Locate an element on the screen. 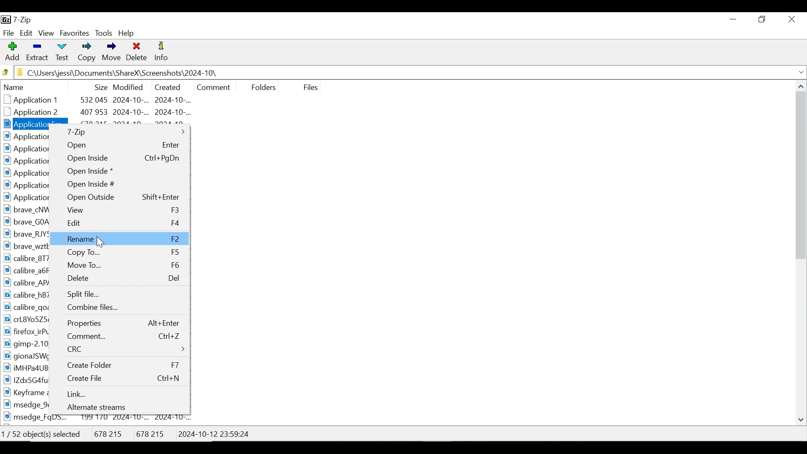 Image resolution: width=807 pixels, height=454 pixels. Link is located at coordinates (120, 393).